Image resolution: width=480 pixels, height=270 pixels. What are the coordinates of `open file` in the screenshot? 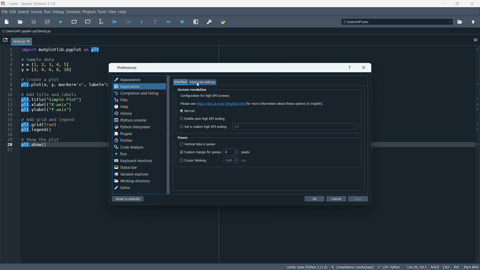 It's located at (20, 22).